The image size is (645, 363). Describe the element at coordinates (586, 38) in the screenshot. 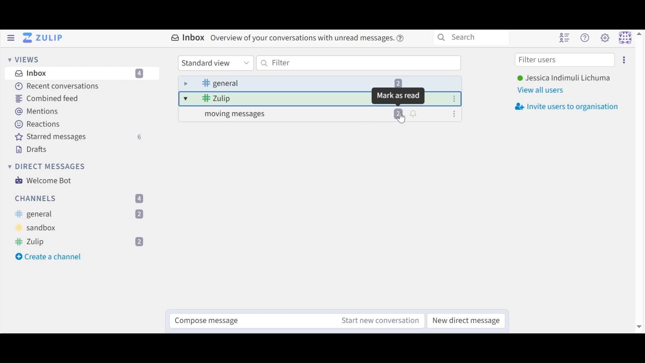

I see `Help menu` at that location.